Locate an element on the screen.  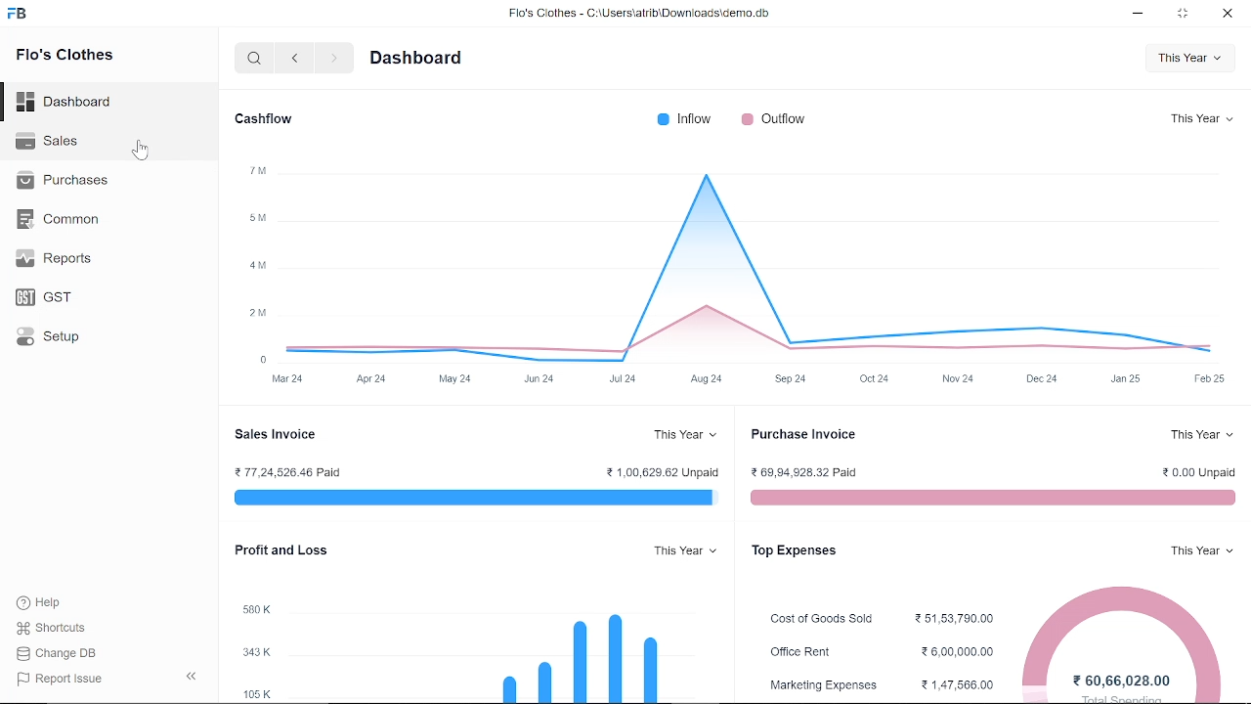
Outflow is located at coordinates (774, 119).